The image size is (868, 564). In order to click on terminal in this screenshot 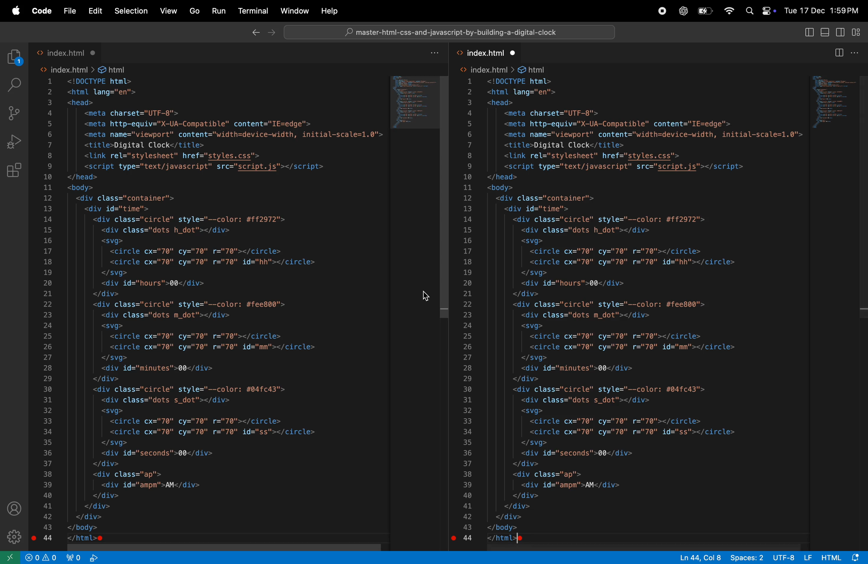, I will do `click(252, 9)`.